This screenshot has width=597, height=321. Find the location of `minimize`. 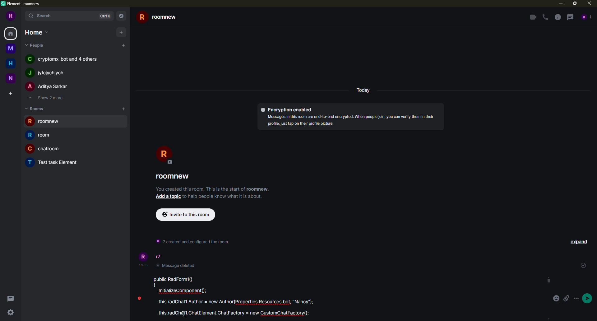

minimize is located at coordinates (560, 3).